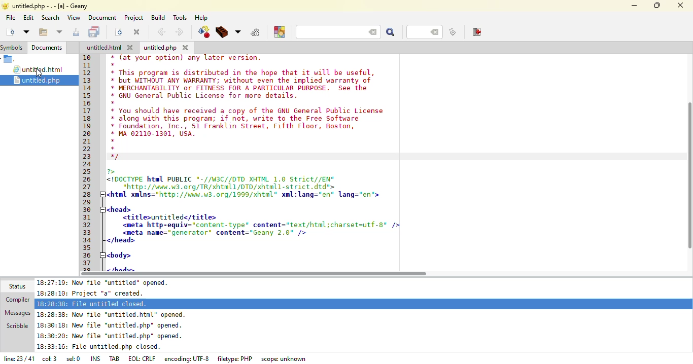 The image size is (693, 364). What do you see at coordinates (134, 18) in the screenshot?
I see `project` at bounding box center [134, 18].